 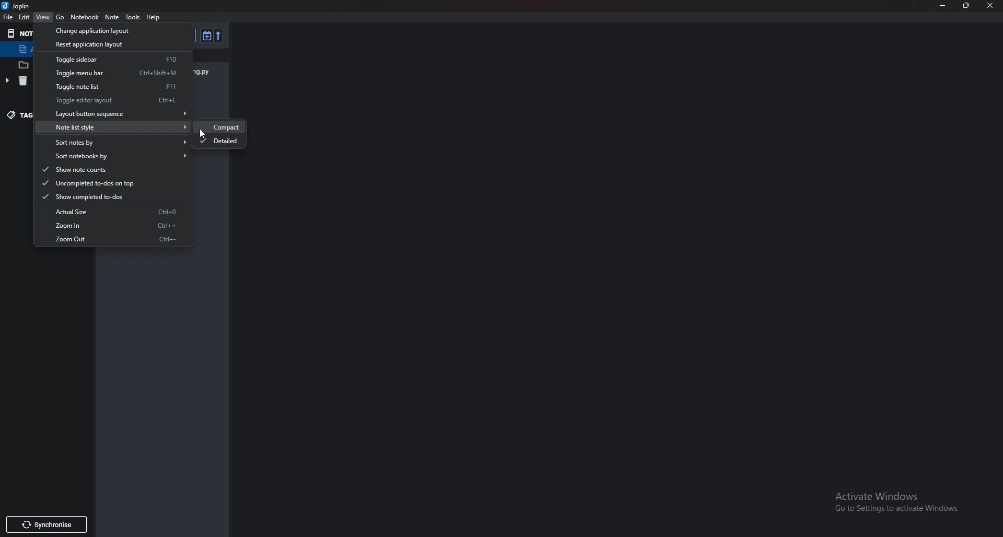 I want to click on Toggle menu bar, so click(x=116, y=73).